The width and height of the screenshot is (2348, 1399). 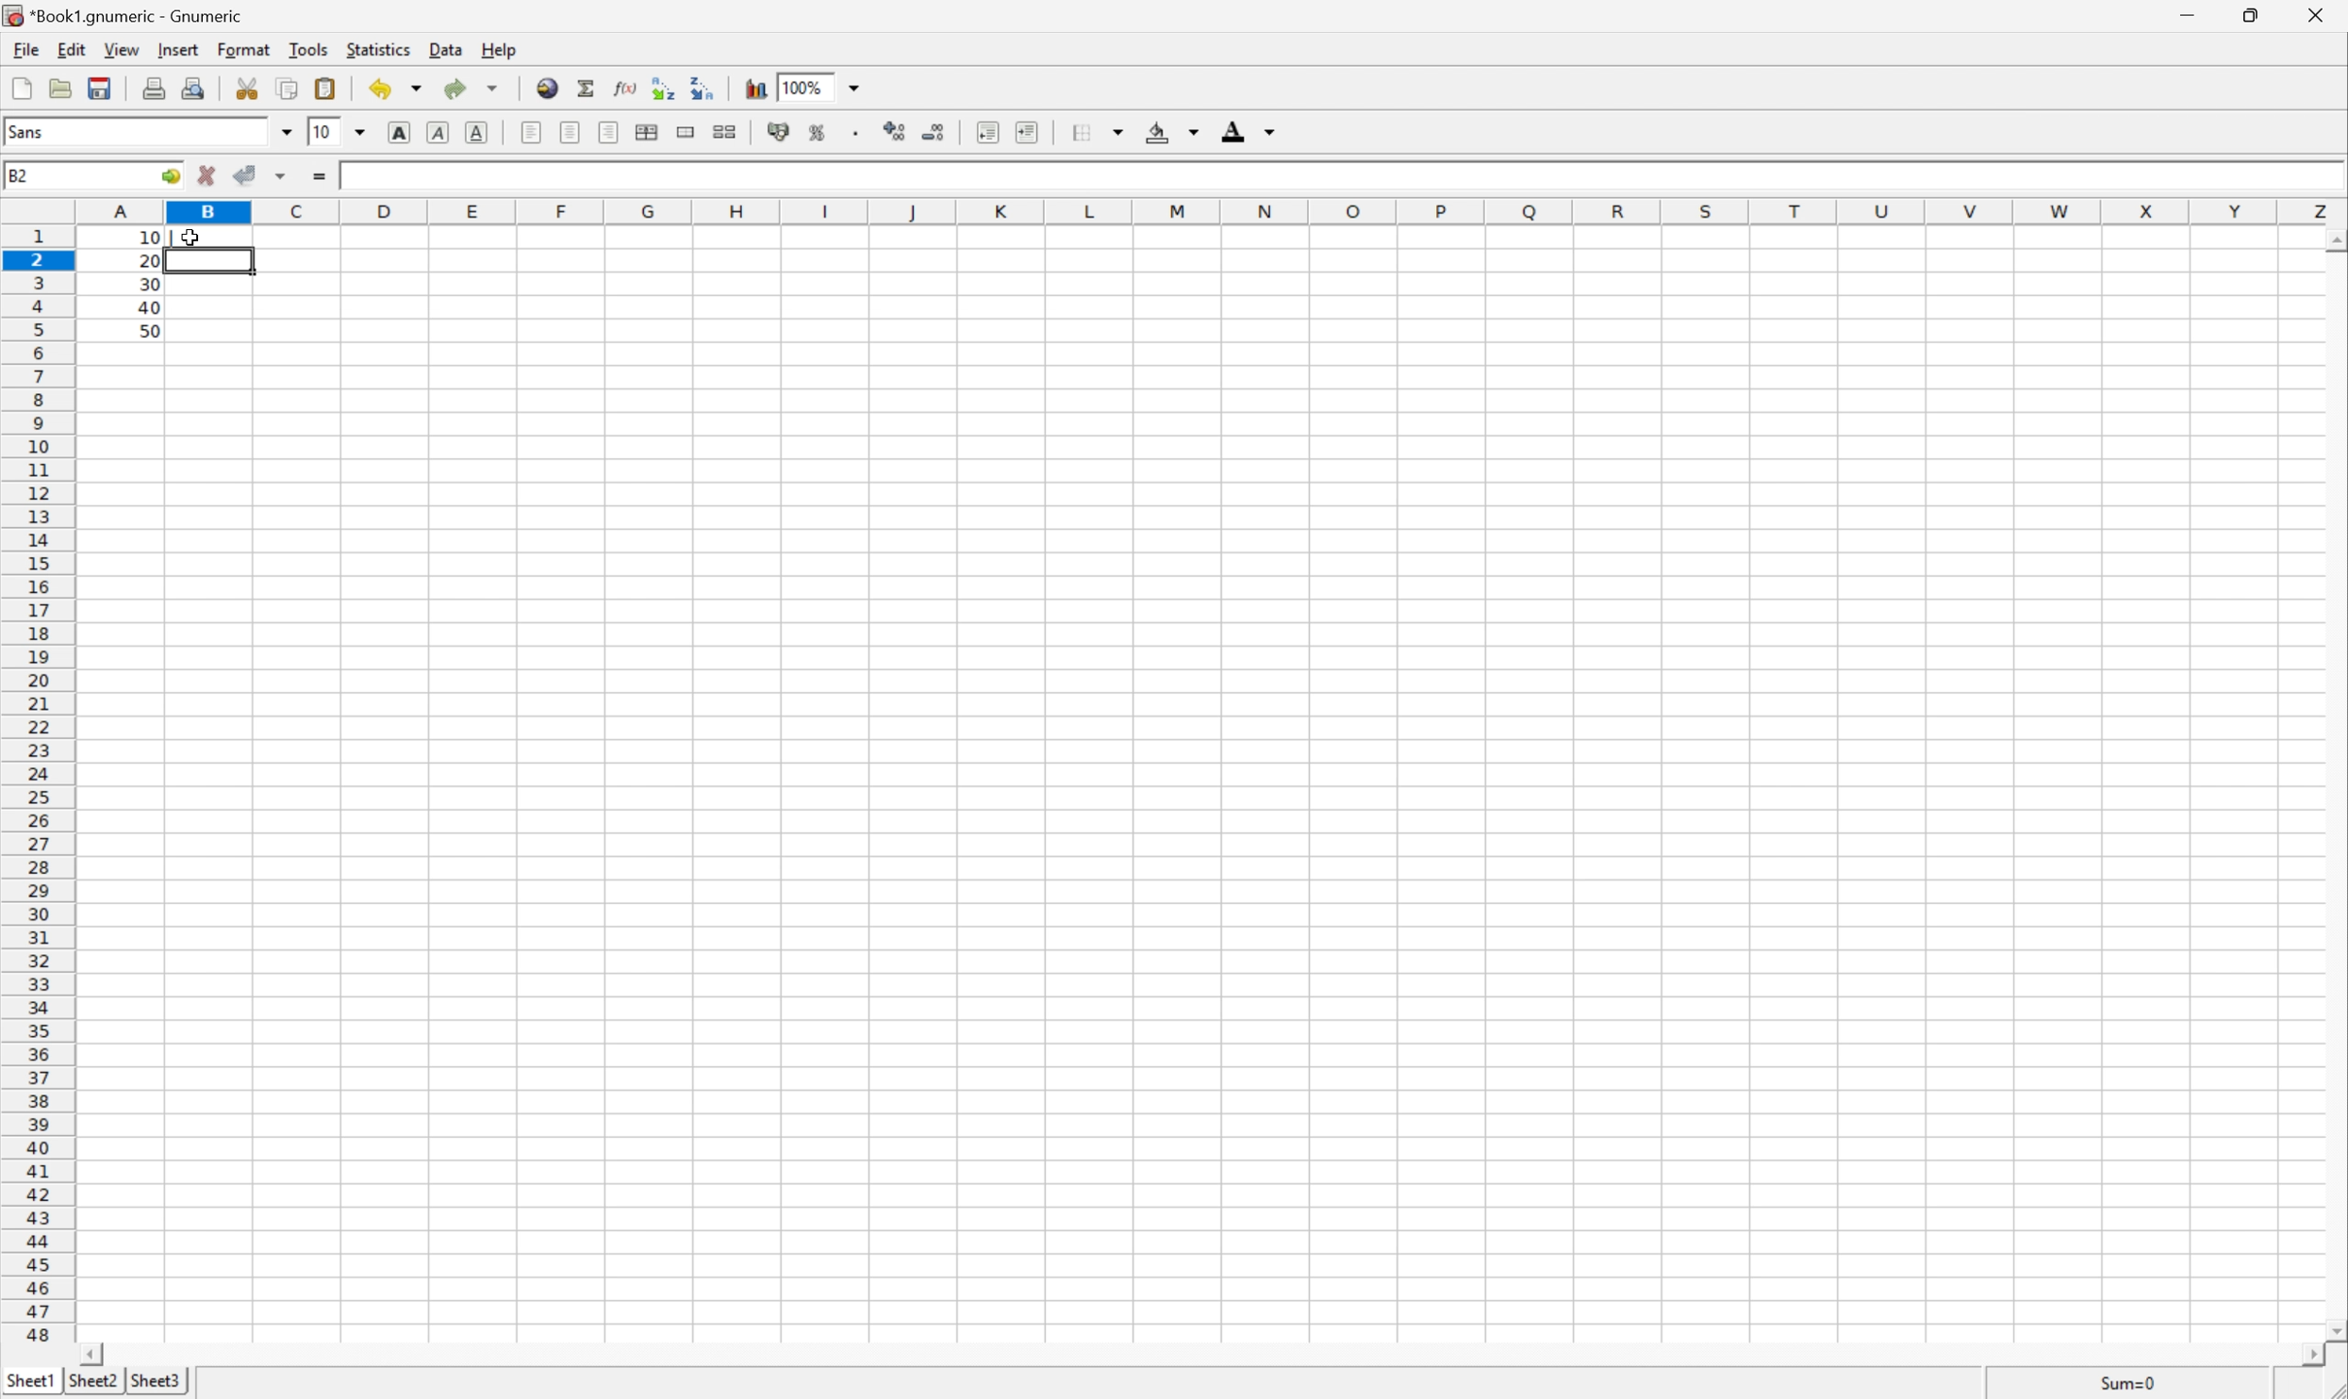 What do you see at coordinates (247, 88) in the screenshot?
I see `Cut selection` at bounding box center [247, 88].